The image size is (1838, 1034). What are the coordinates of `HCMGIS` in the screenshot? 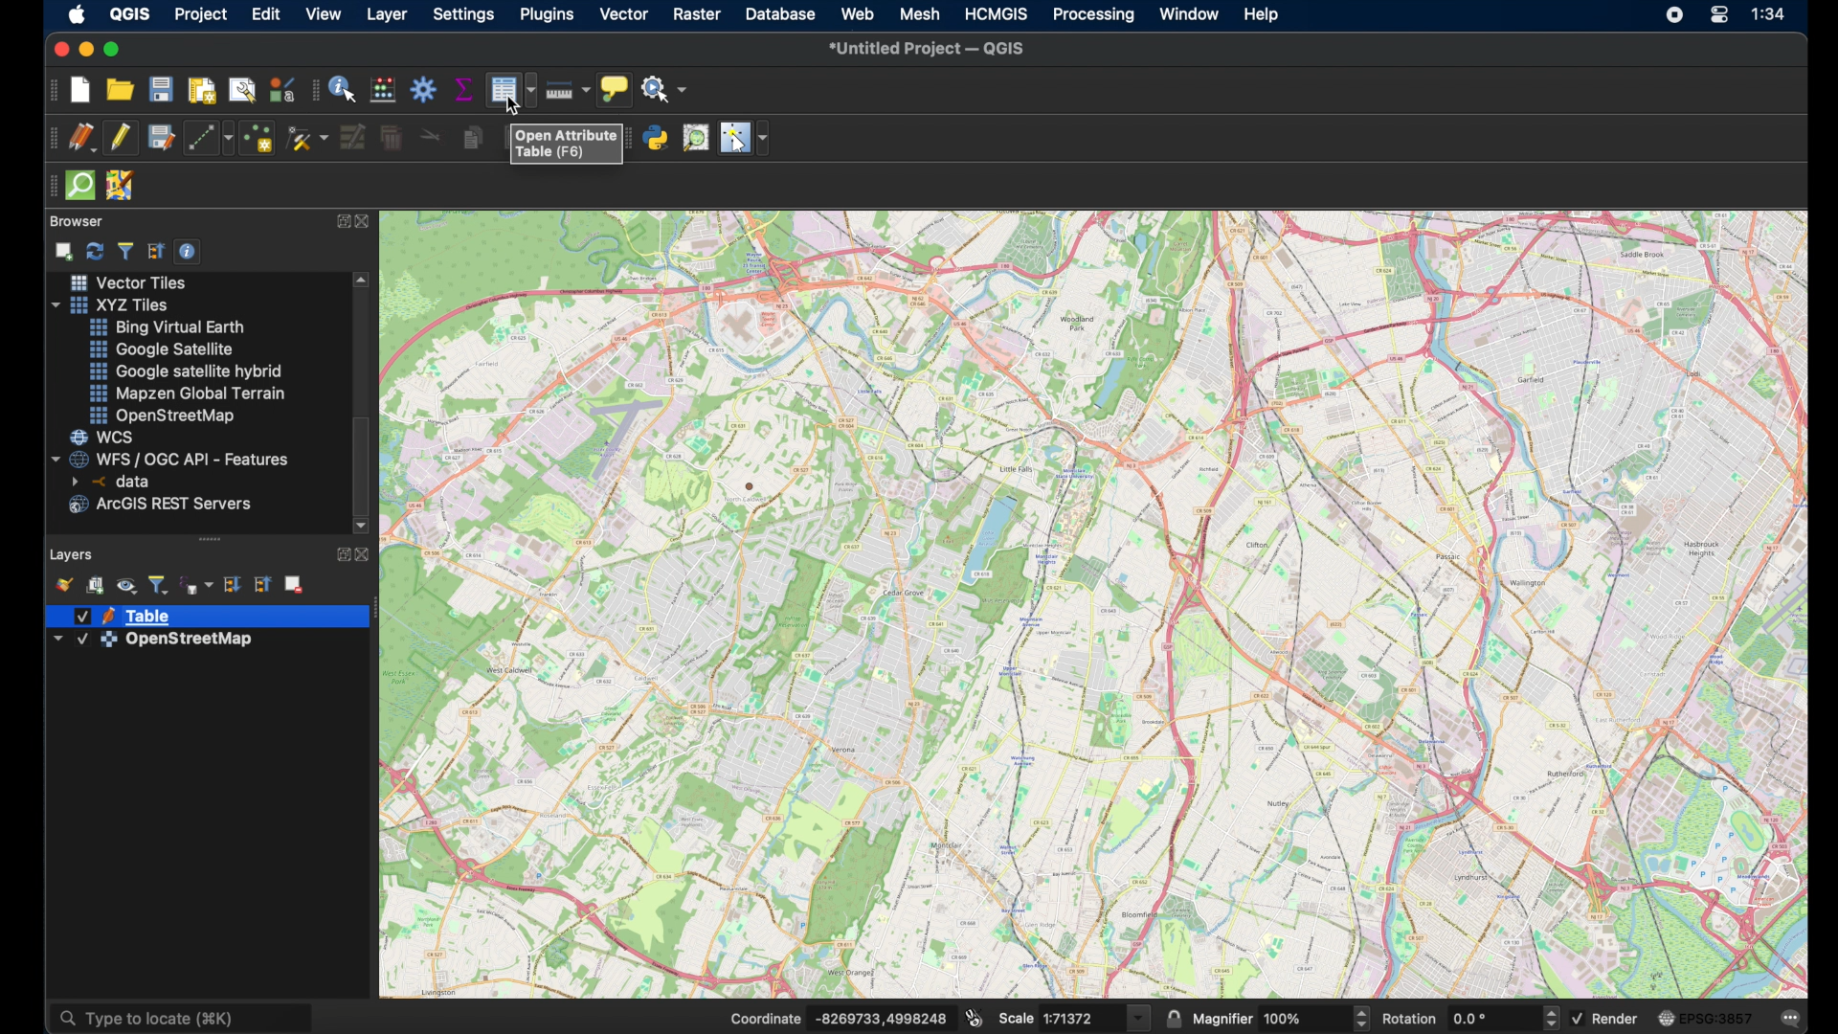 It's located at (997, 13).